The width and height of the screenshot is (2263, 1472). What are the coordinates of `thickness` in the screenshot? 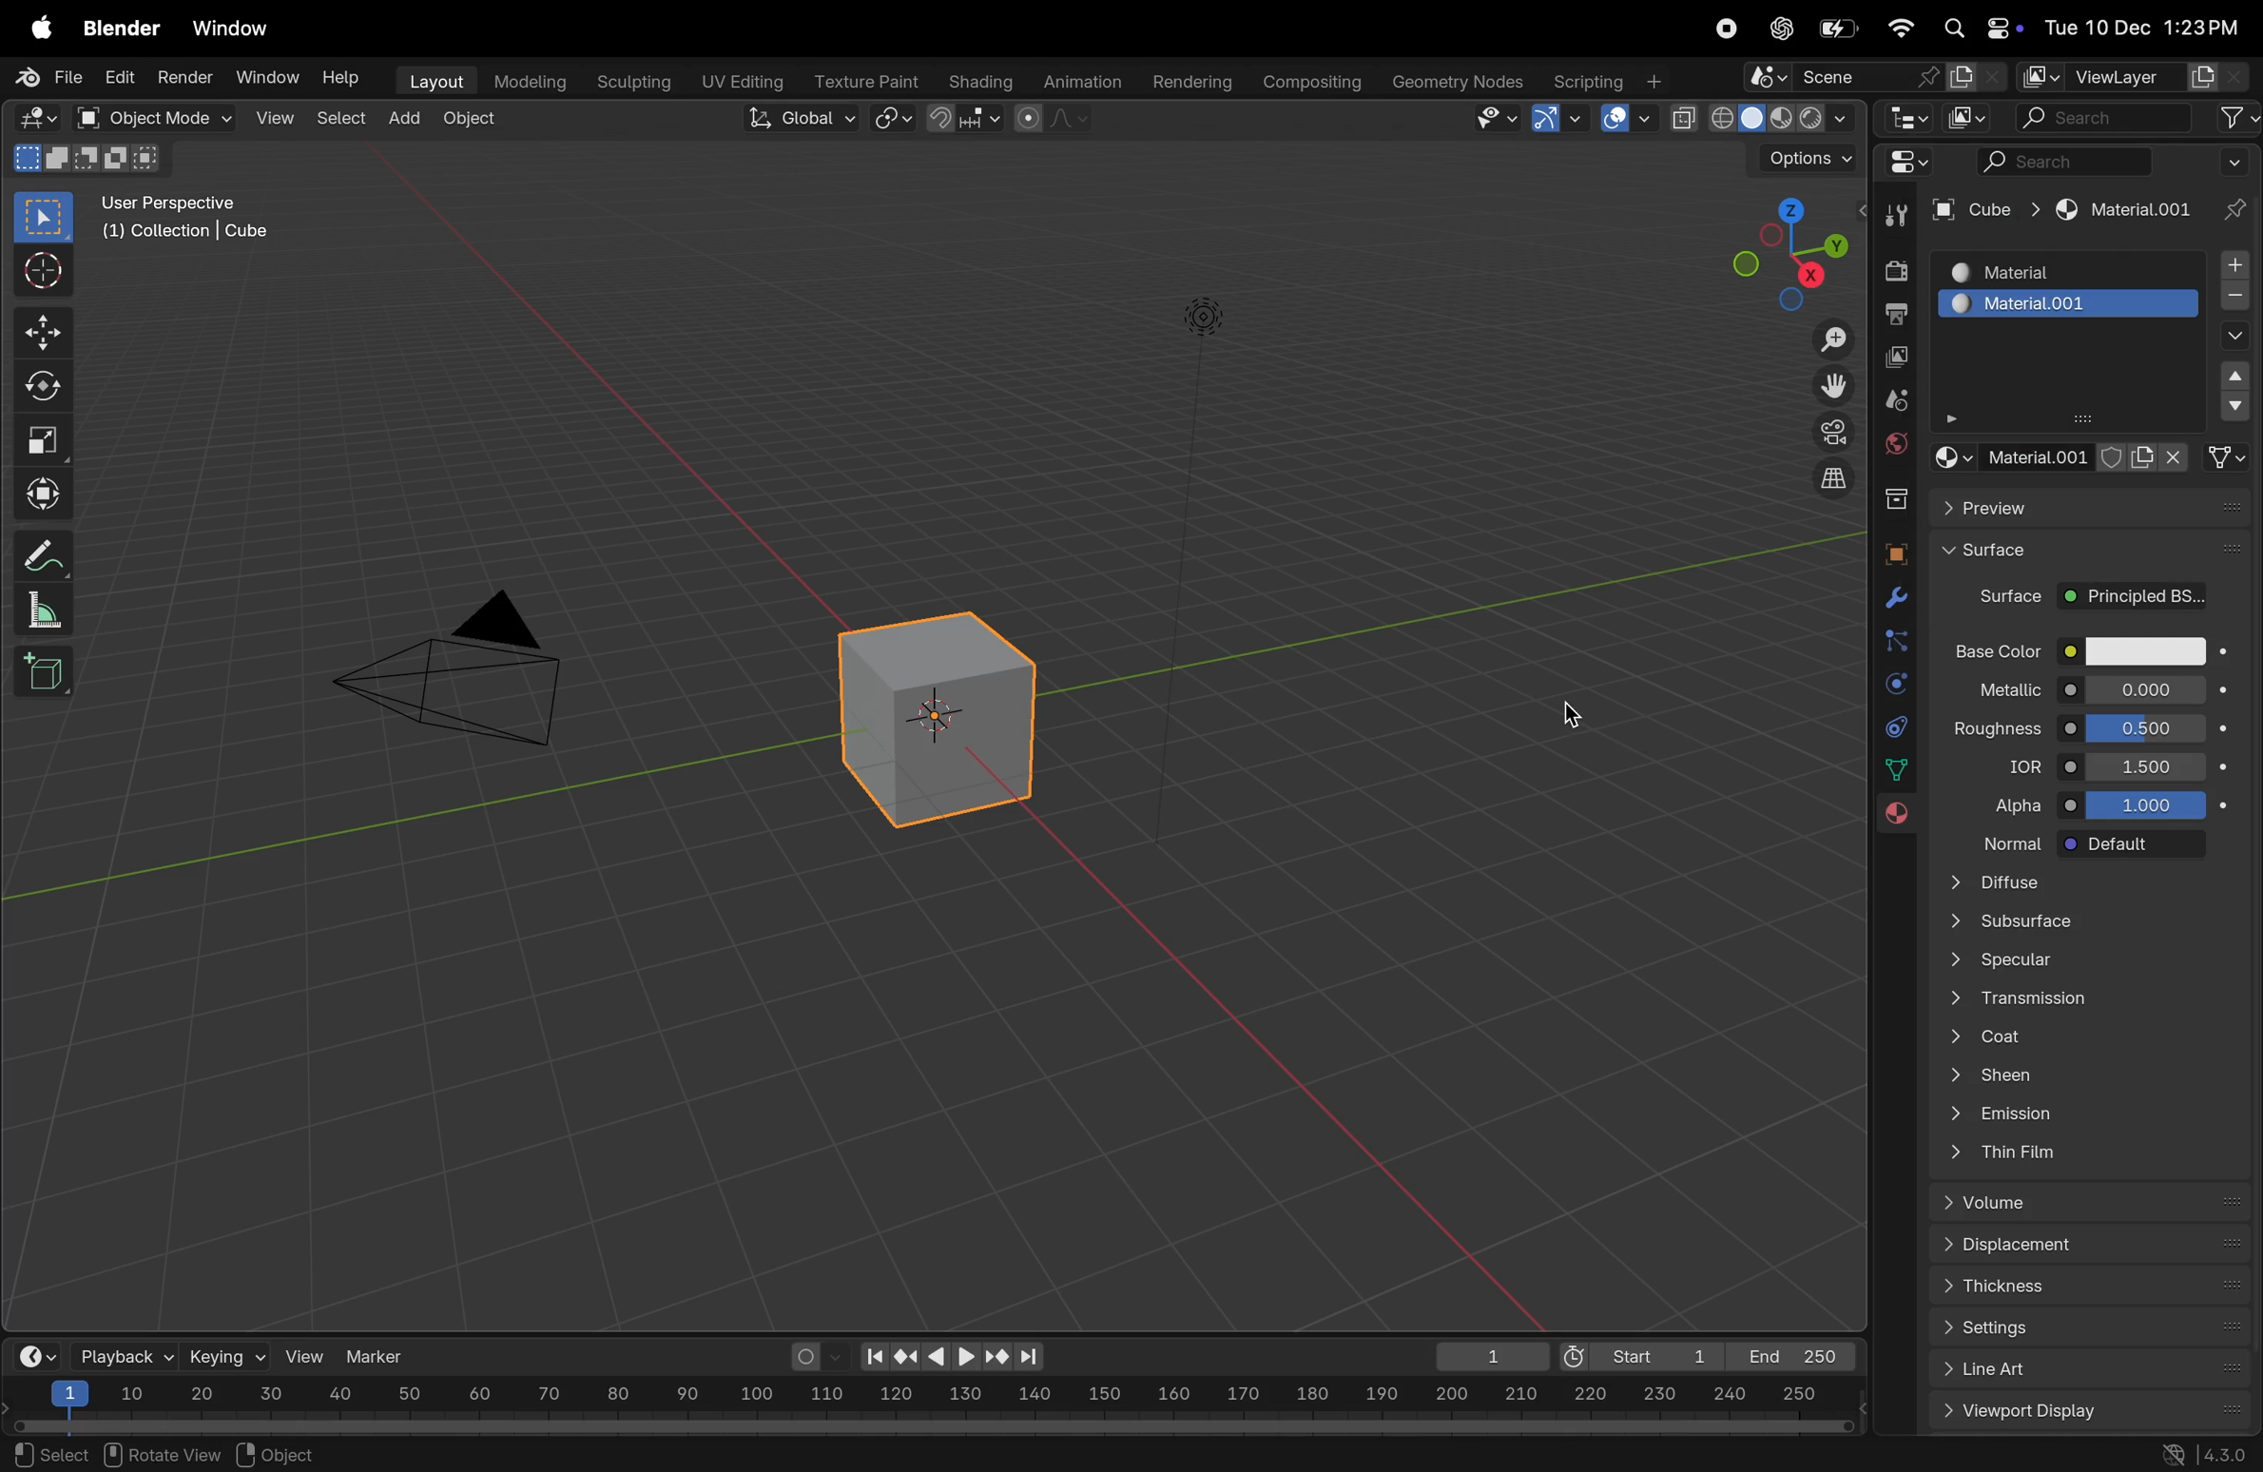 It's located at (2094, 1290).